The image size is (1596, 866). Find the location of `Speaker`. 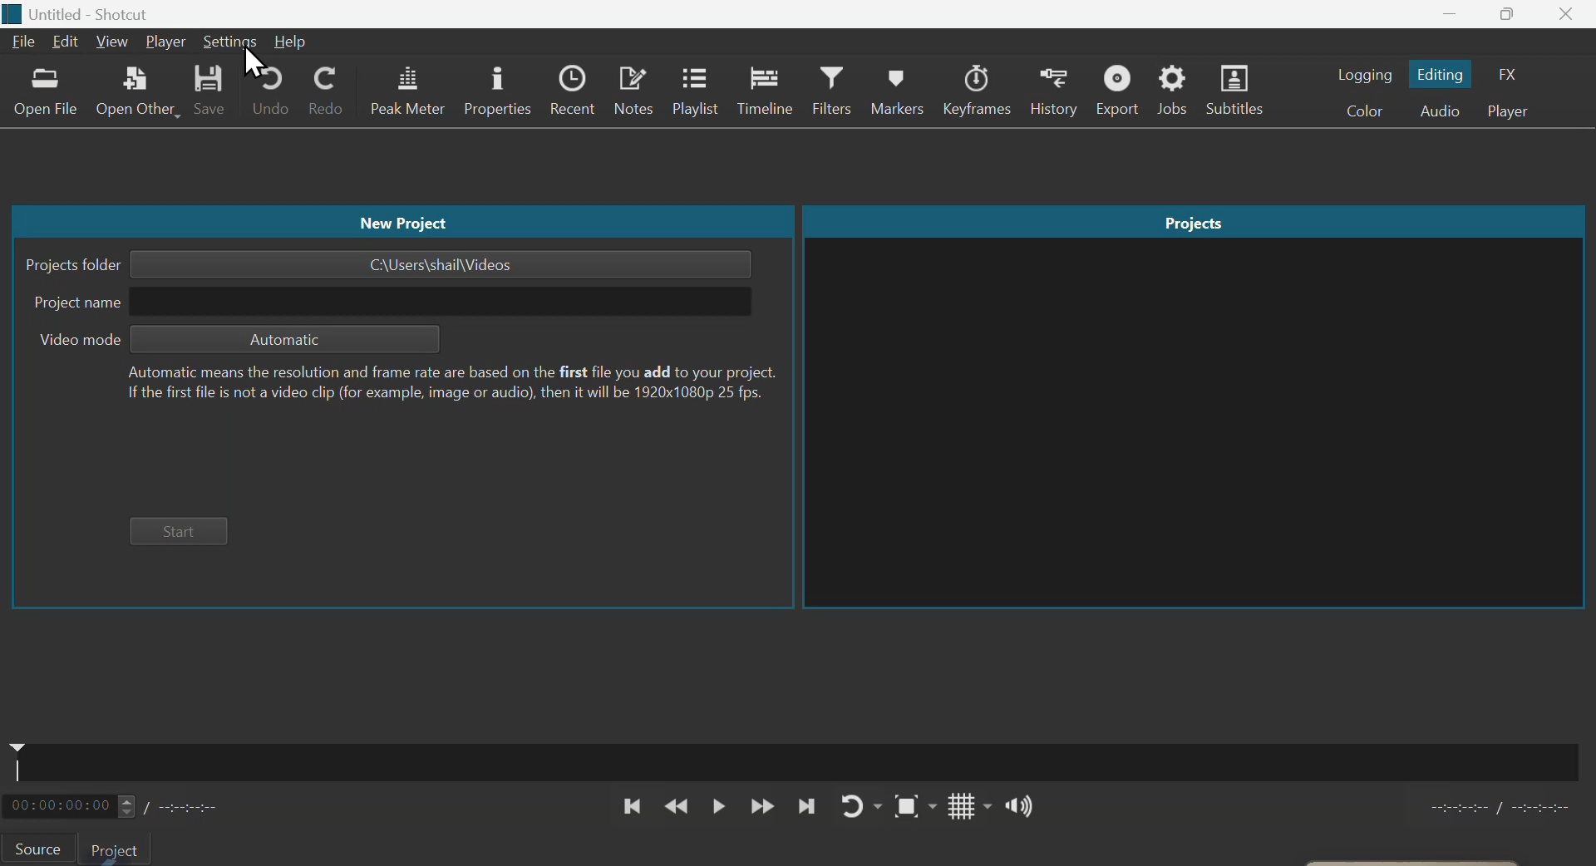

Speaker is located at coordinates (1010, 807).